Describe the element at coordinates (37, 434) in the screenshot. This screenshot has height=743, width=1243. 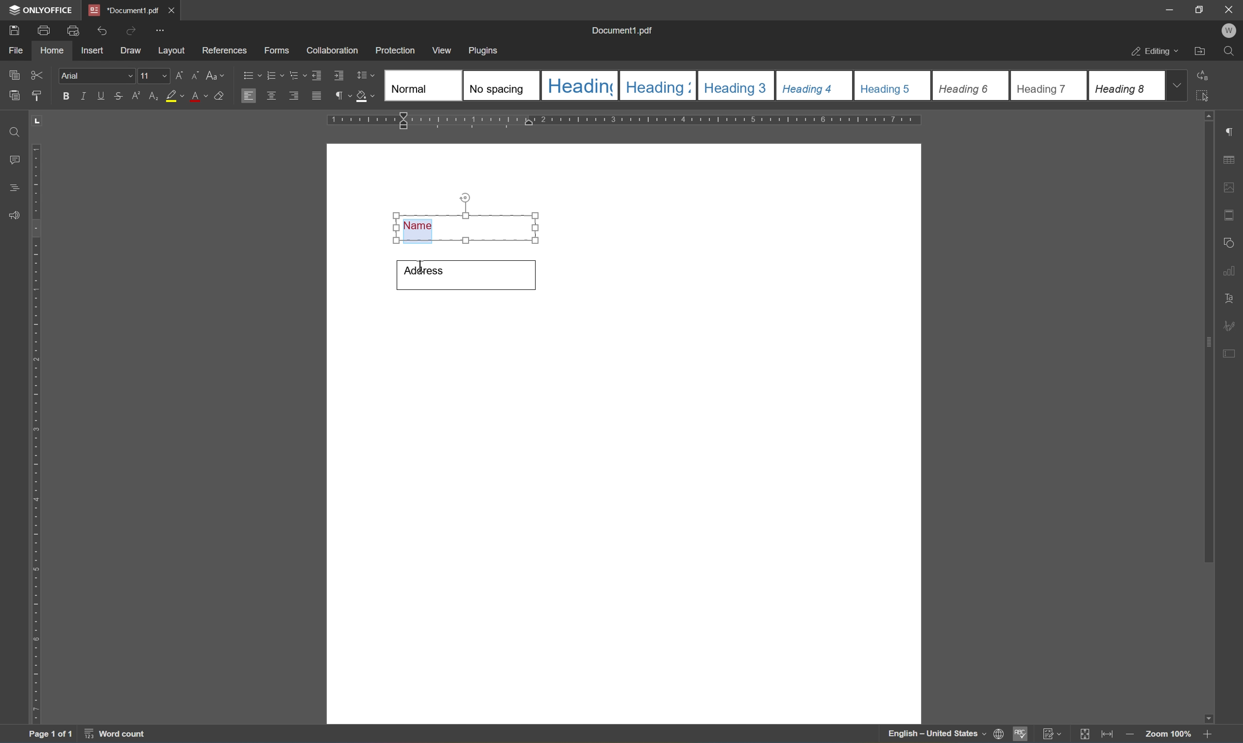
I see `ruler` at that location.